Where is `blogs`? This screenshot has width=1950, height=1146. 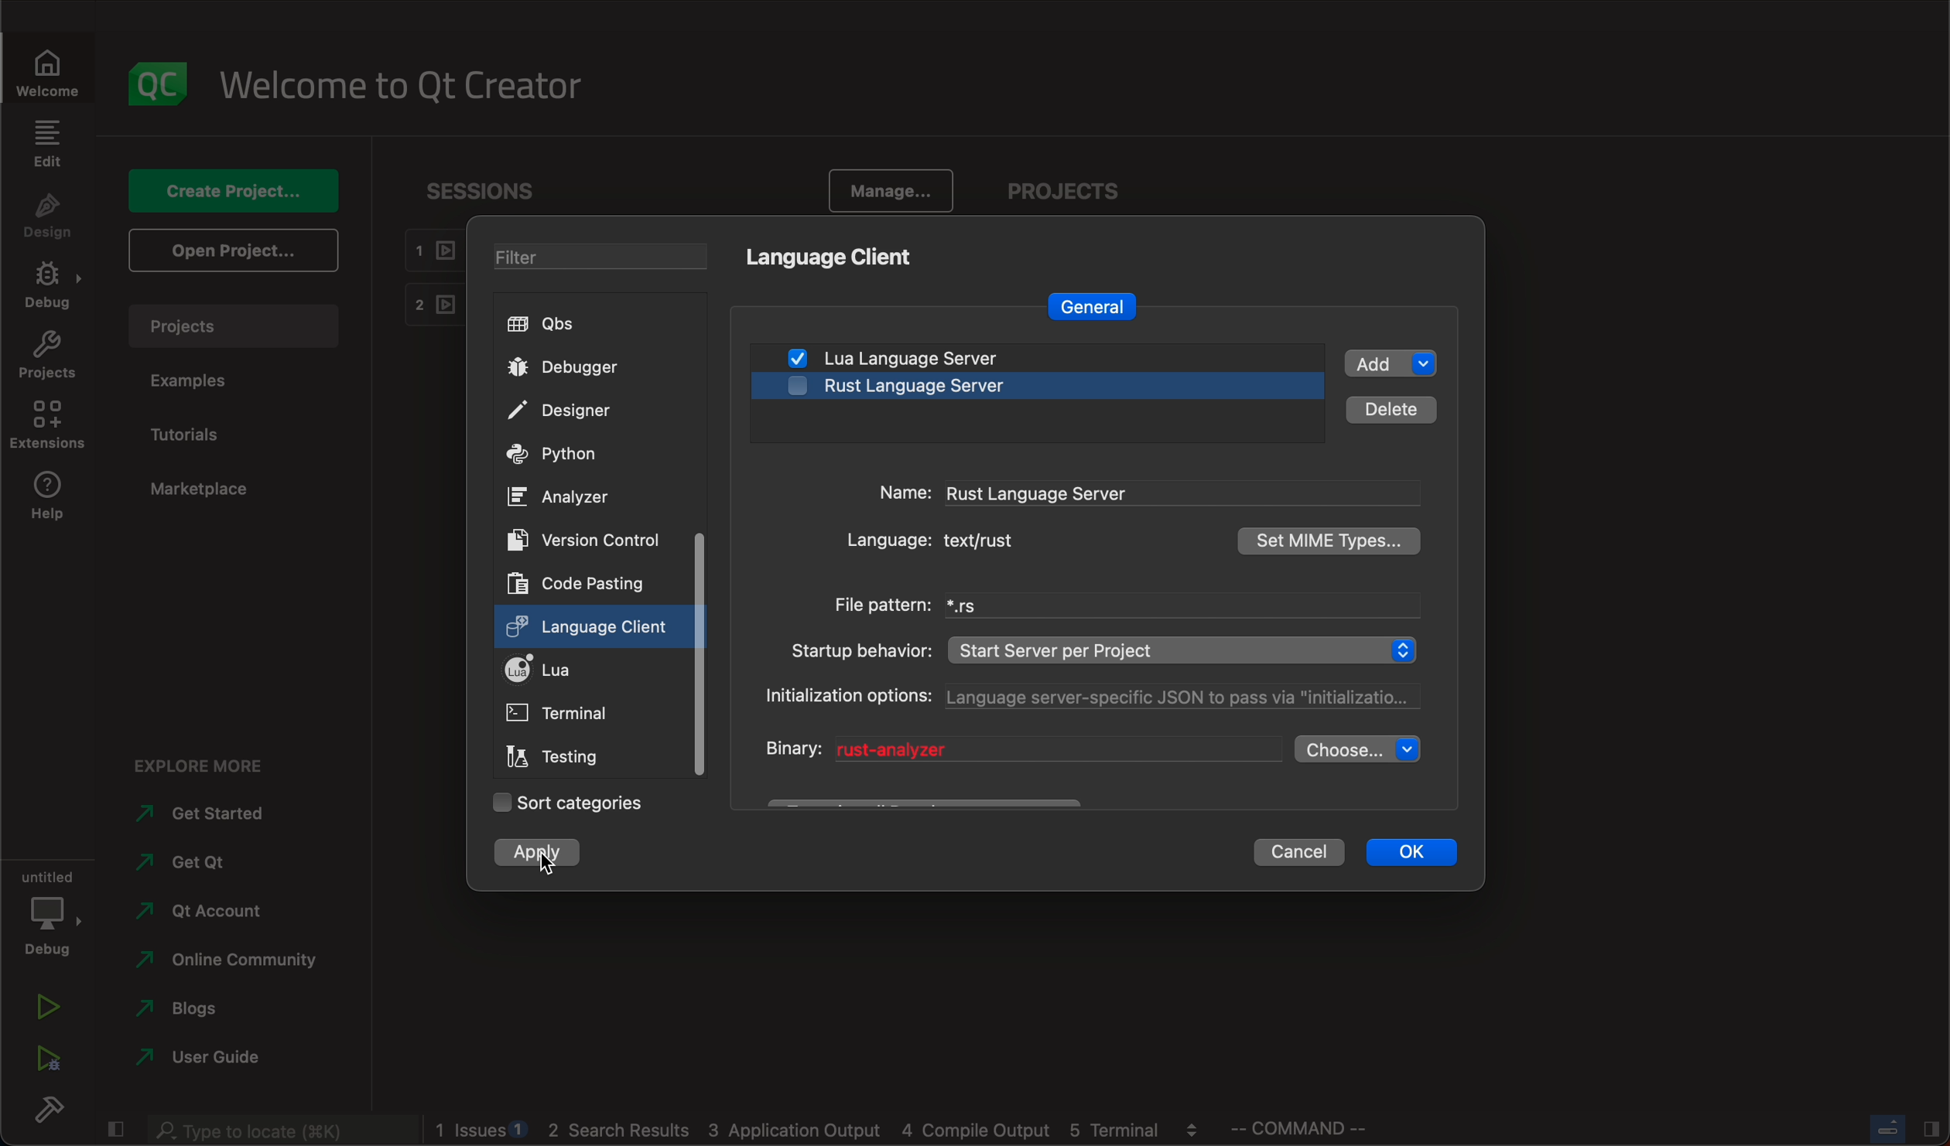 blogs is located at coordinates (224, 1010).